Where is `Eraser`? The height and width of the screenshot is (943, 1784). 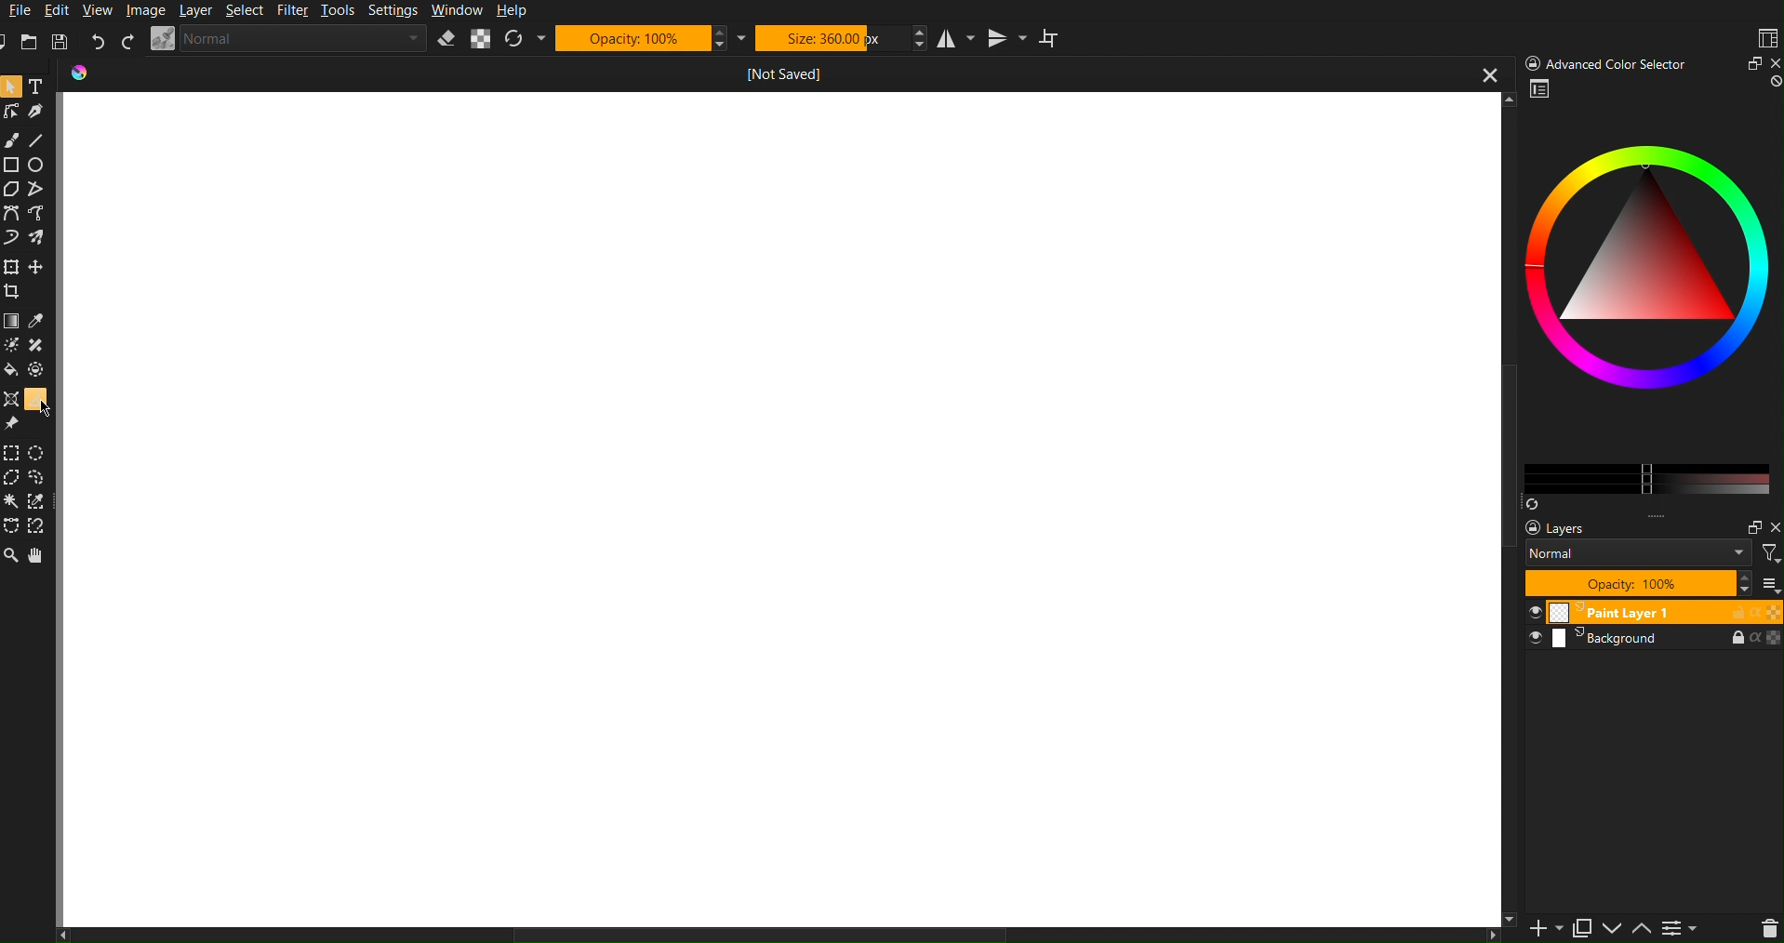 Eraser is located at coordinates (446, 39).